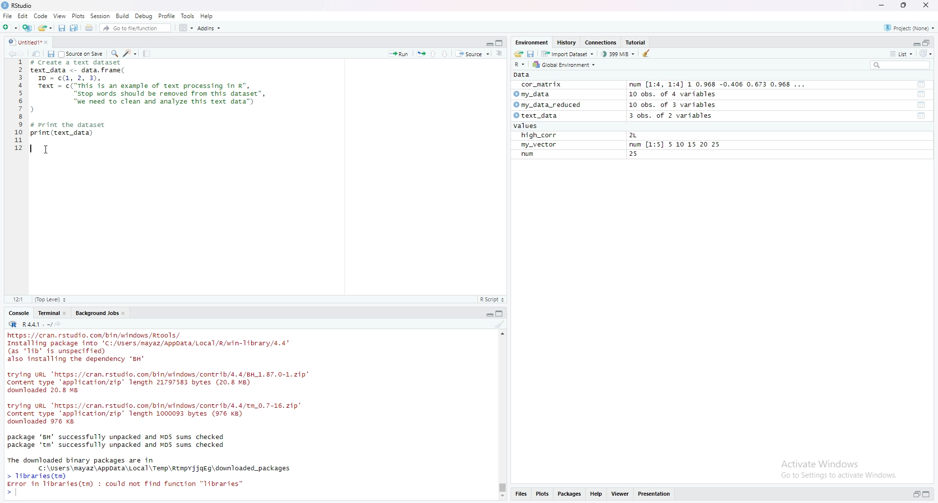  I want to click on connections, so click(602, 43).